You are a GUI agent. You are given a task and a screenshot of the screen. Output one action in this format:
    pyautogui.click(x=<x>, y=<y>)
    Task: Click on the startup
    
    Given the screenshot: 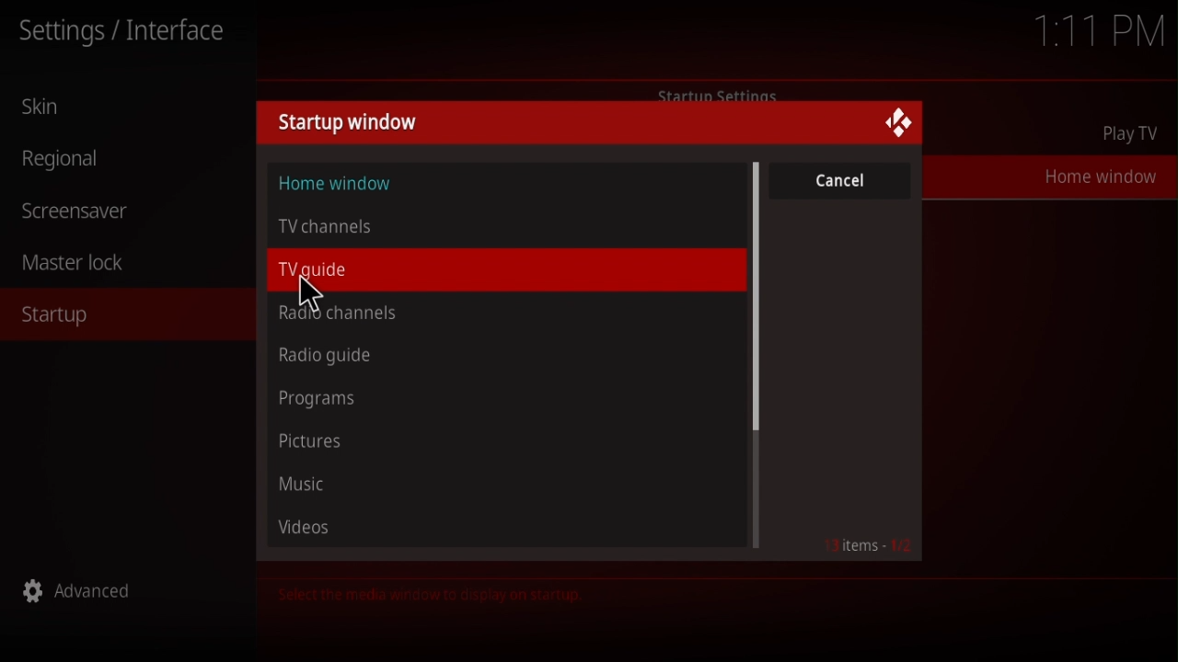 What is the action you would take?
    pyautogui.click(x=59, y=316)
    